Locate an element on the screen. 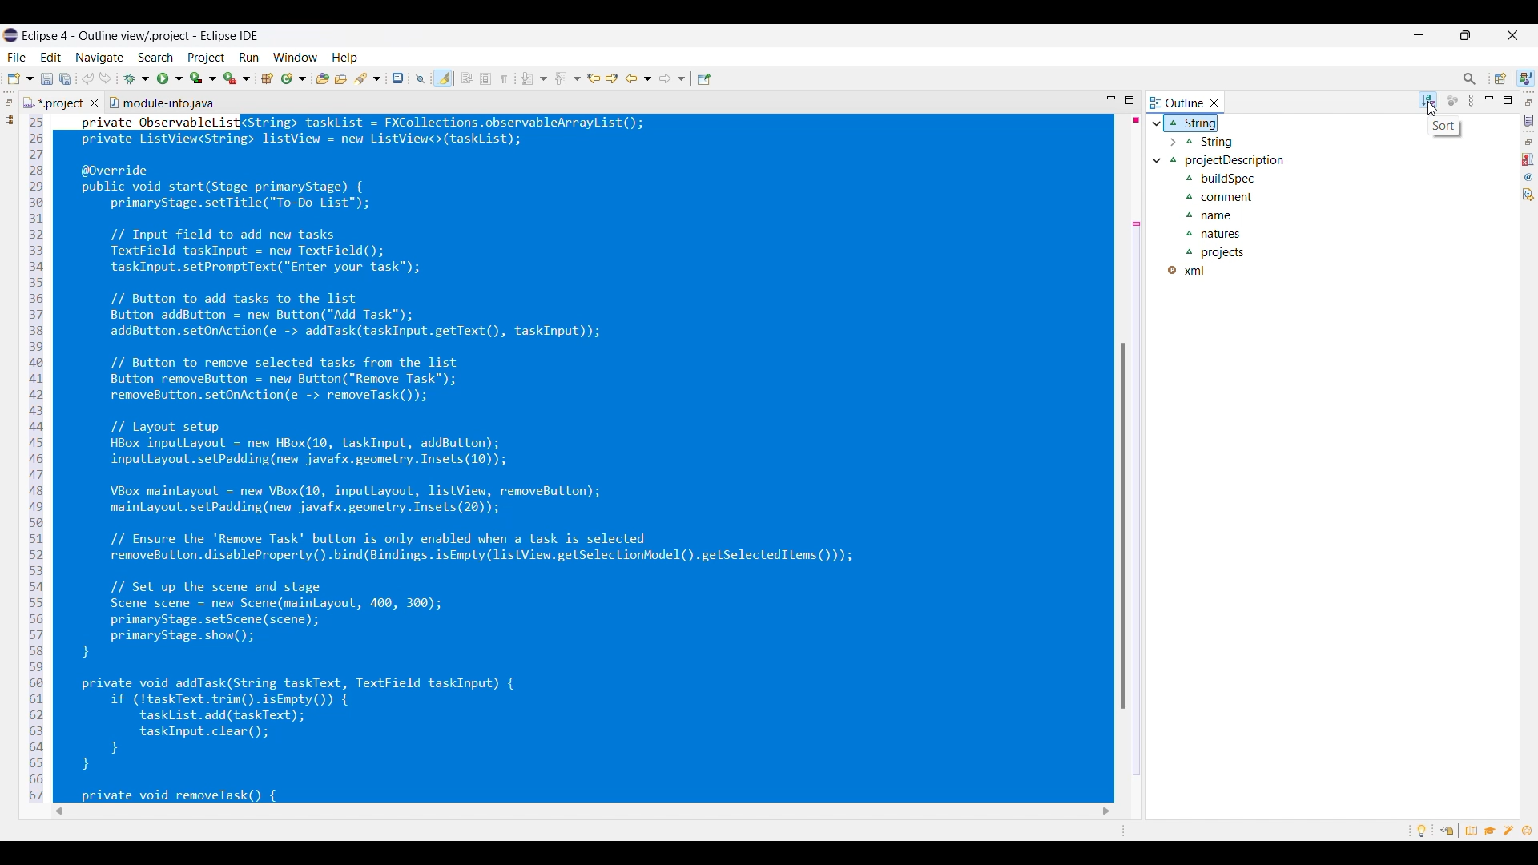  Close interface is located at coordinates (1513, 35).